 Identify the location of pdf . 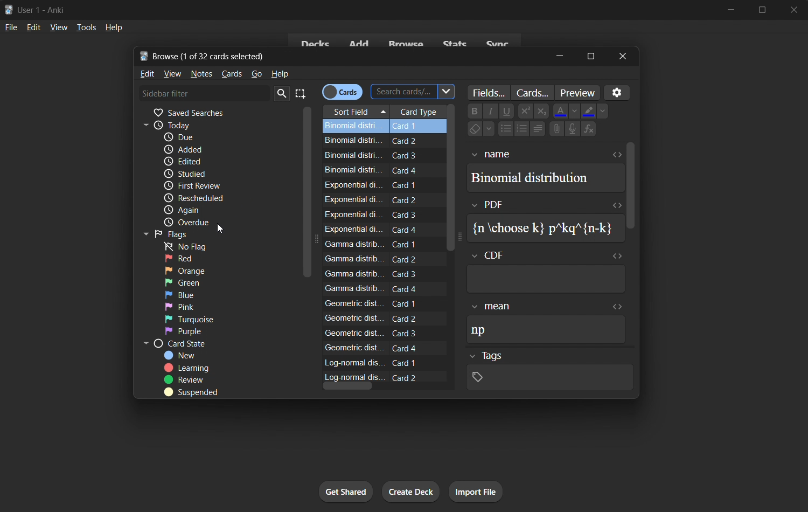
(518, 204).